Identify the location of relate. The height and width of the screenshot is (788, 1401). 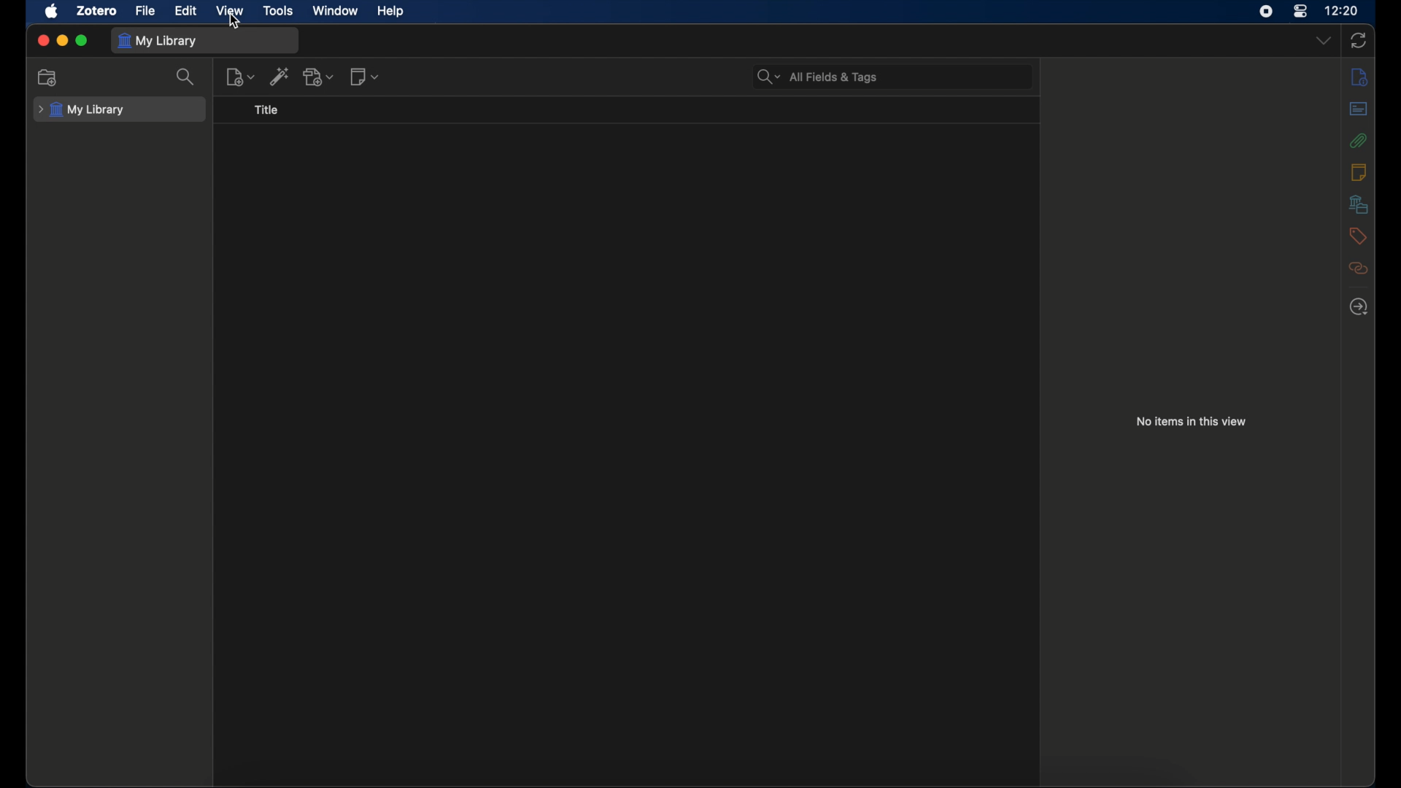
(1358, 268).